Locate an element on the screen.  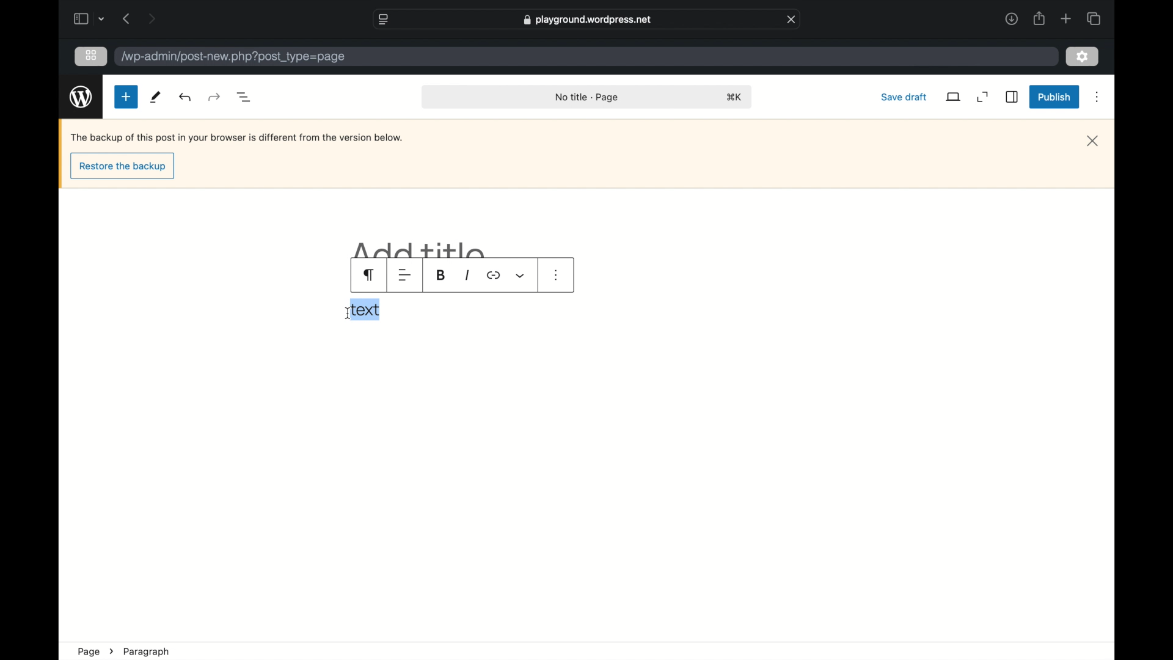
expand is located at coordinates (983, 97).